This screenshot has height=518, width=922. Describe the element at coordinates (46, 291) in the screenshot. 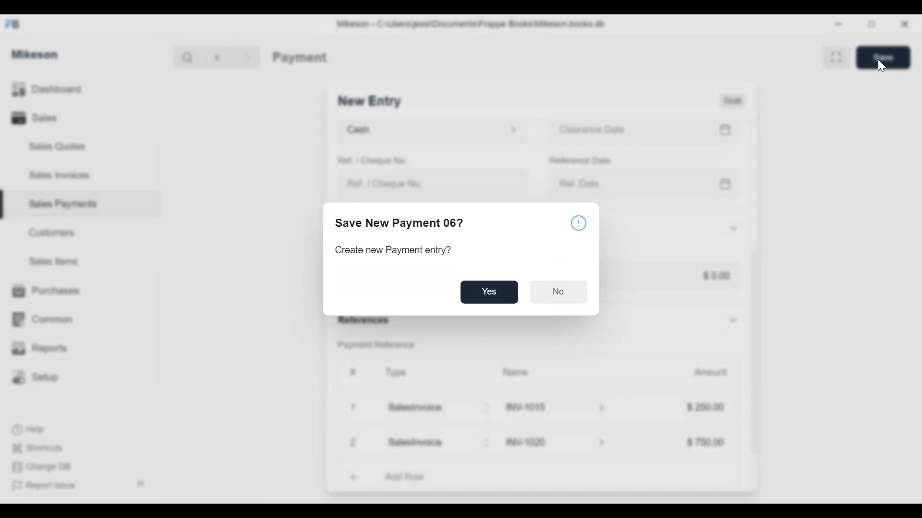

I see `Purchases` at that location.